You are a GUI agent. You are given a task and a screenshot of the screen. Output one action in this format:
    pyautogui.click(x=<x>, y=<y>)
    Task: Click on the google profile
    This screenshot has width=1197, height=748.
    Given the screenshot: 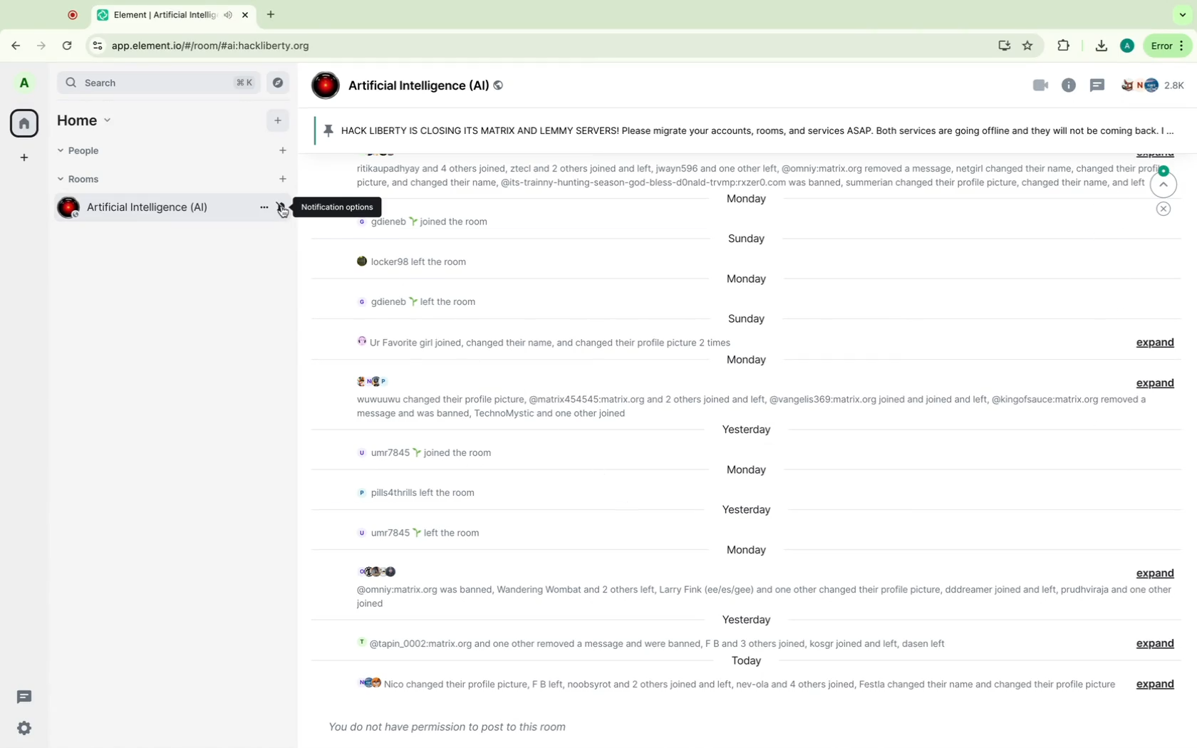 What is the action you would take?
    pyautogui.click(x=1126, y=44)
    